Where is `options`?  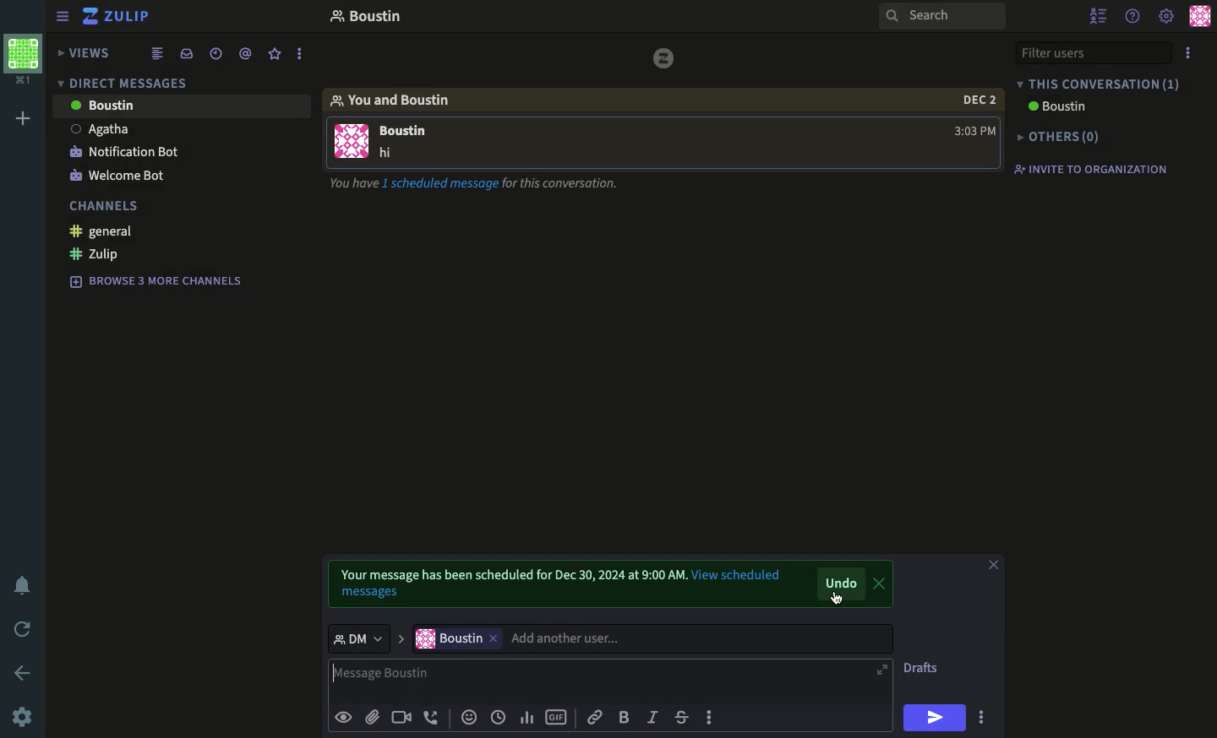 options is located at coordinates (1188, 53).